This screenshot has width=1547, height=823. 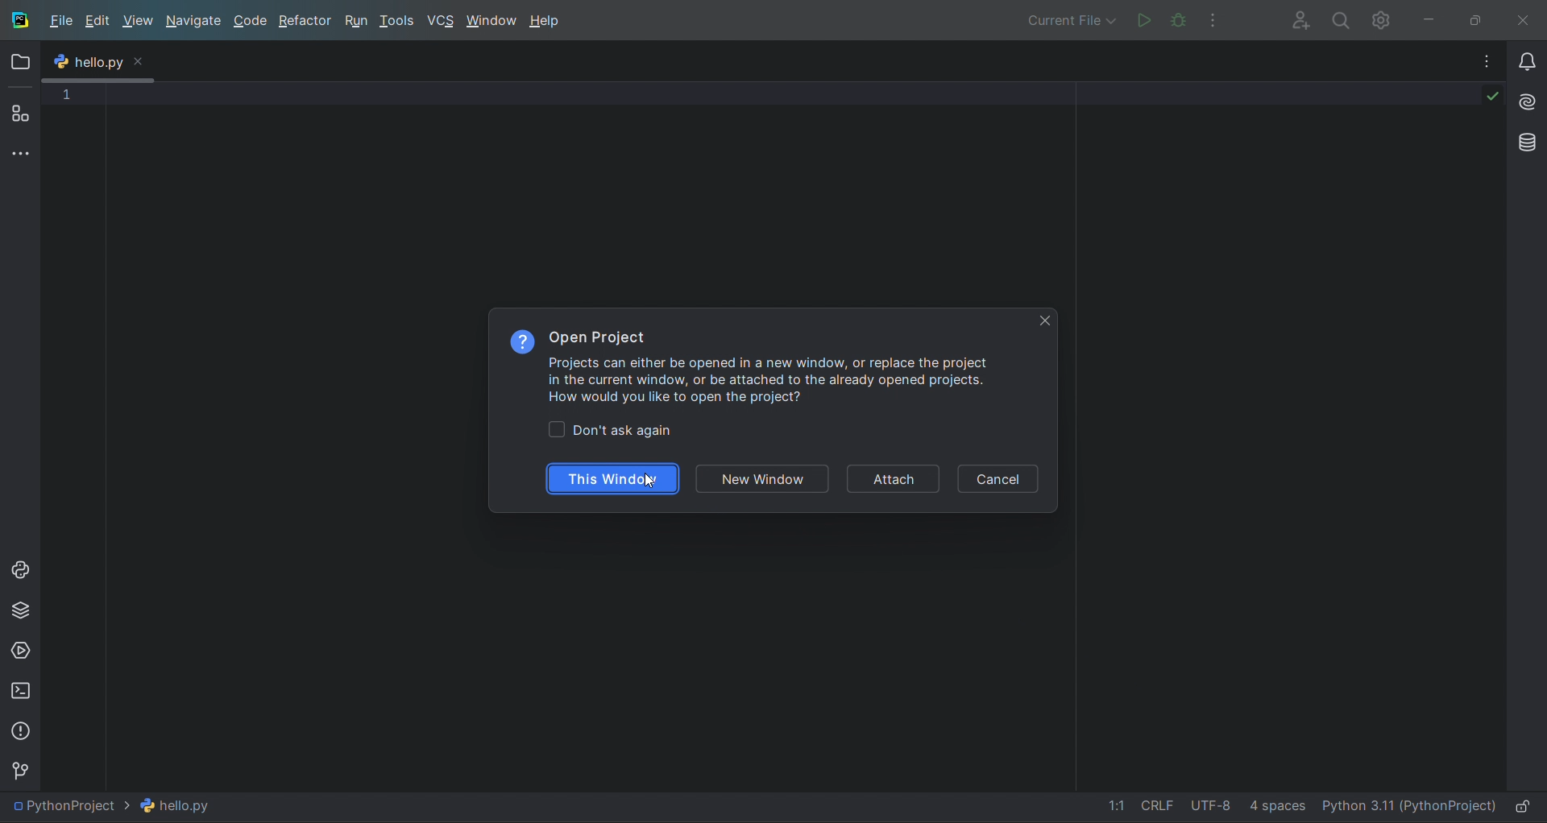 I want to click on code check, so click(x=1480, y=100).